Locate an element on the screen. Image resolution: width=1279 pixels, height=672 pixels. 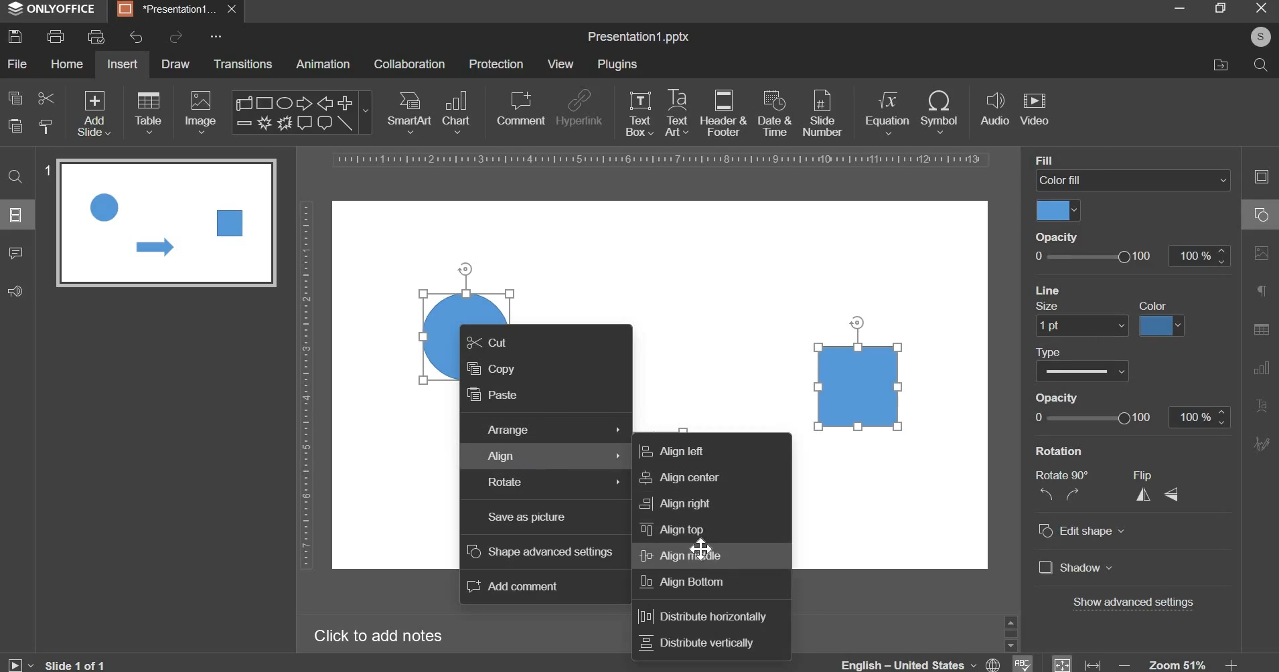
save is located at coordinates (15, 36).